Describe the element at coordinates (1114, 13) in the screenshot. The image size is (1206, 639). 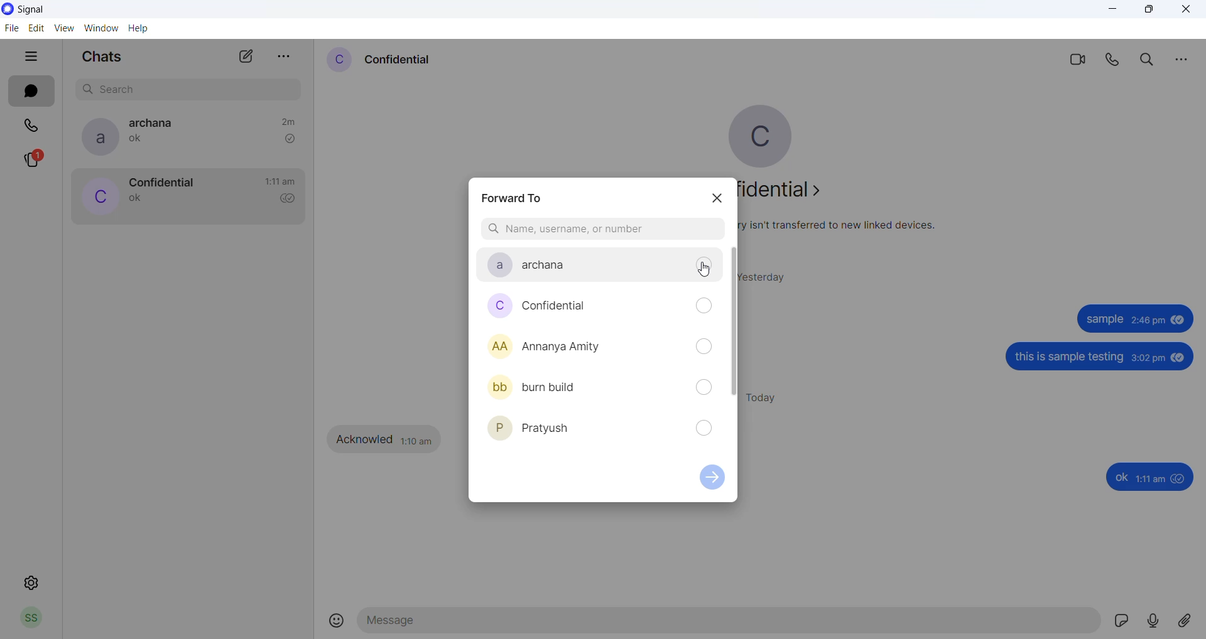
I see `minimize` at that location.